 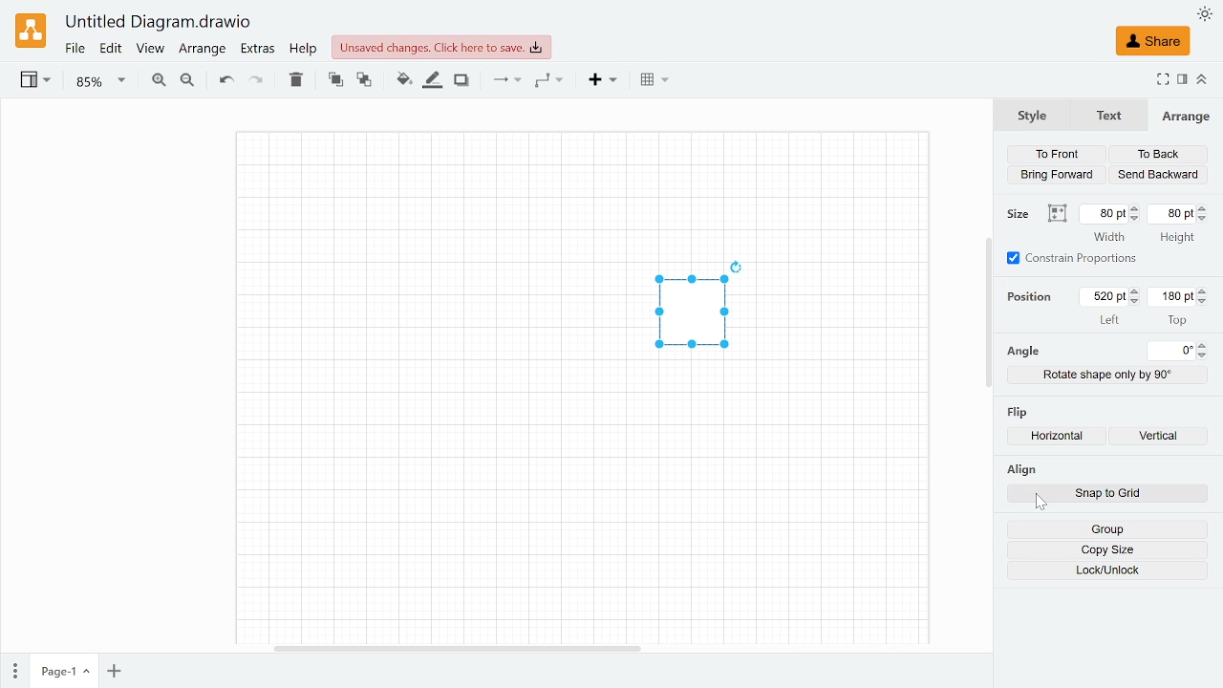 I want to click on Increase left, so click(x=1137, y=291).